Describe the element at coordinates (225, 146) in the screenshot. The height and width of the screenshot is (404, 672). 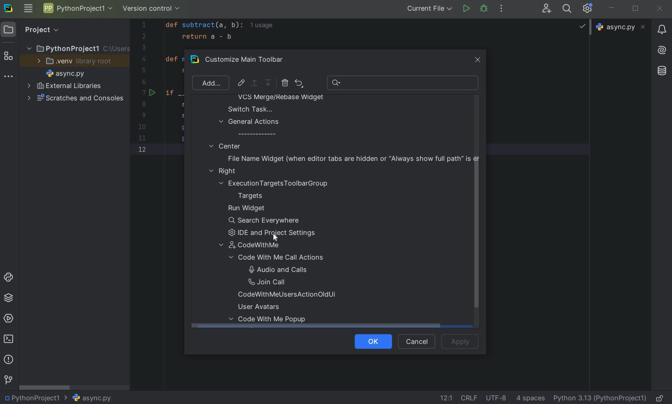
I see `center` at that location.